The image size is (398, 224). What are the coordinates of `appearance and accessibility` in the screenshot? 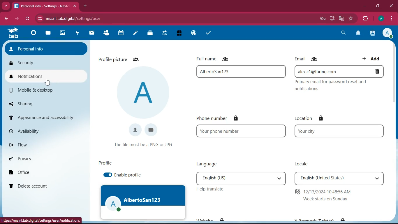 It's located at (45, 118).